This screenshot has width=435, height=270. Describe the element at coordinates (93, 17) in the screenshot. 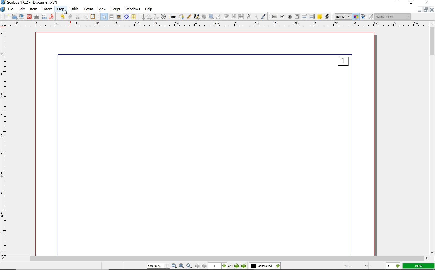

I see `paste` at that location.